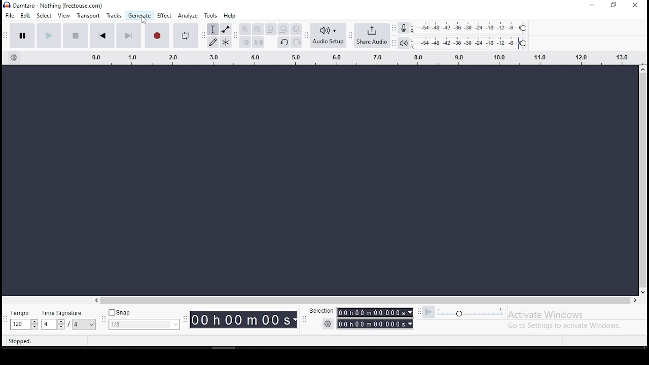  What do you see at coordinates (45, 16) in the screenshot?
I see `select` at bounding box center [45, 16].